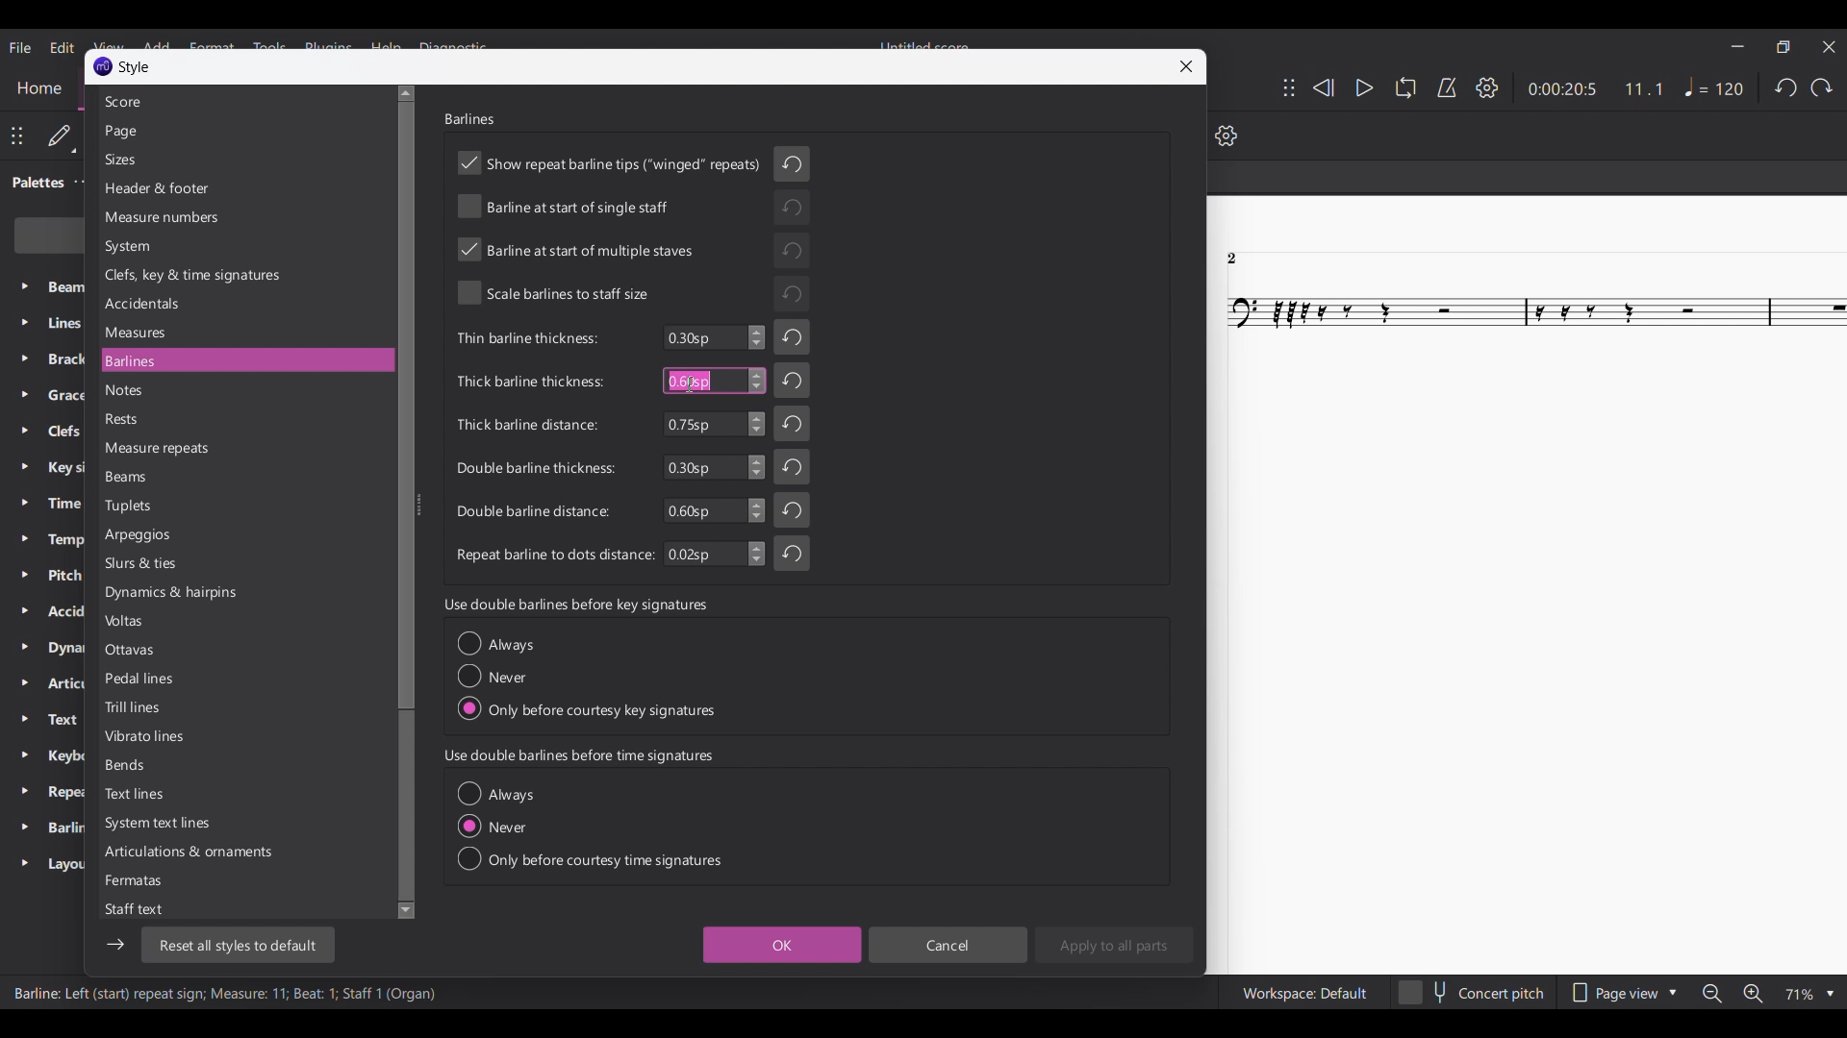 The width and height of the screenshot is (1847, 1038). I want to click on Music Logo, so click(104, 65).